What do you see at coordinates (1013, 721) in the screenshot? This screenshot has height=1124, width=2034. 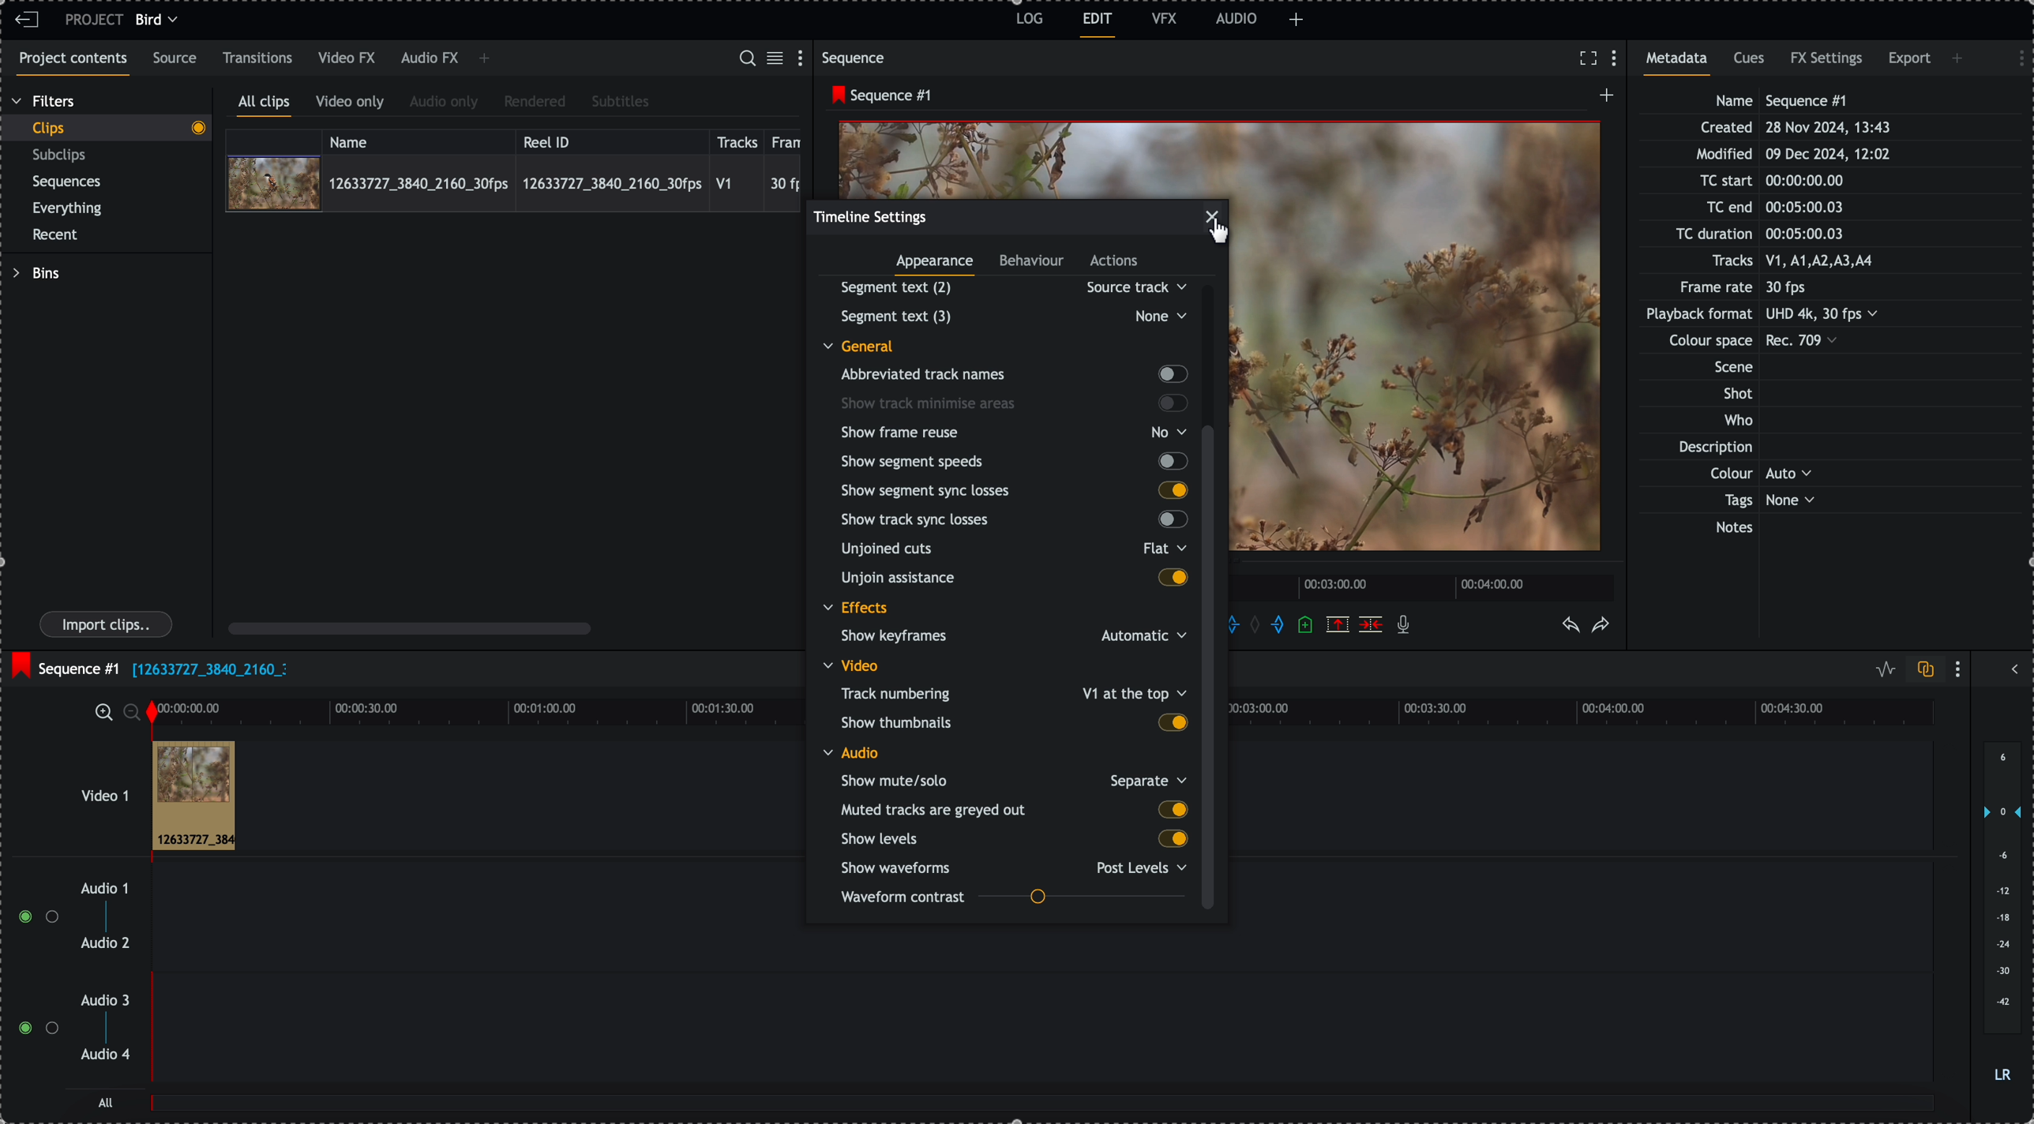 I see `show thumbnails` at bounding box center [1013, 721].